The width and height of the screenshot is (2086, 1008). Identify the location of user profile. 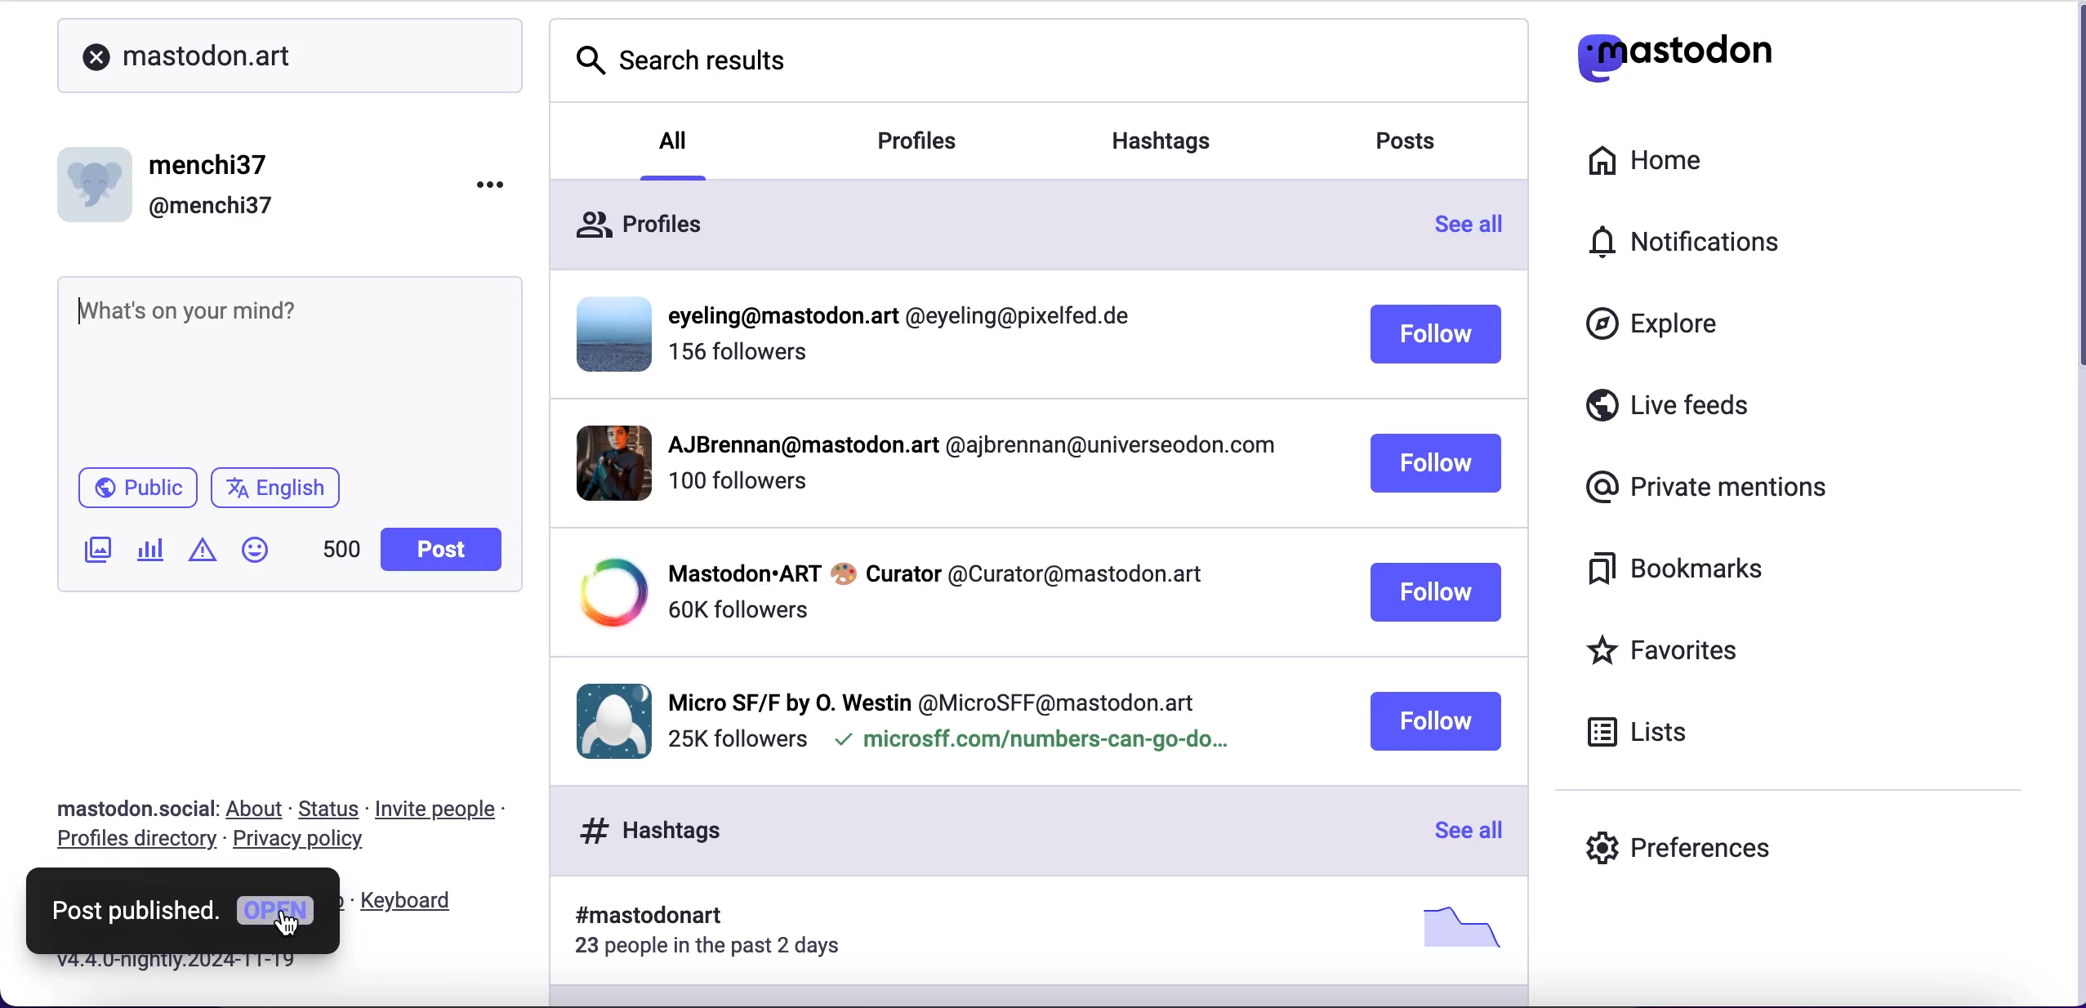
(965, 341).